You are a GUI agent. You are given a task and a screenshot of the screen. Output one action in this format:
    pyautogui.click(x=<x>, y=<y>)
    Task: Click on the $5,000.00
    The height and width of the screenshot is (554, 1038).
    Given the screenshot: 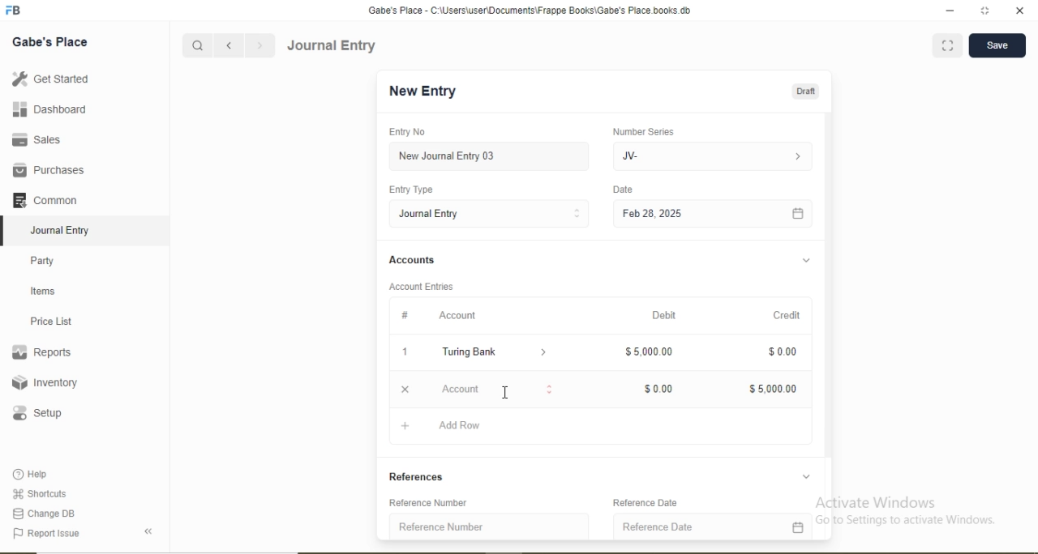 What is the action you would take?
    pyautogui.click(x=649, y=351)
    